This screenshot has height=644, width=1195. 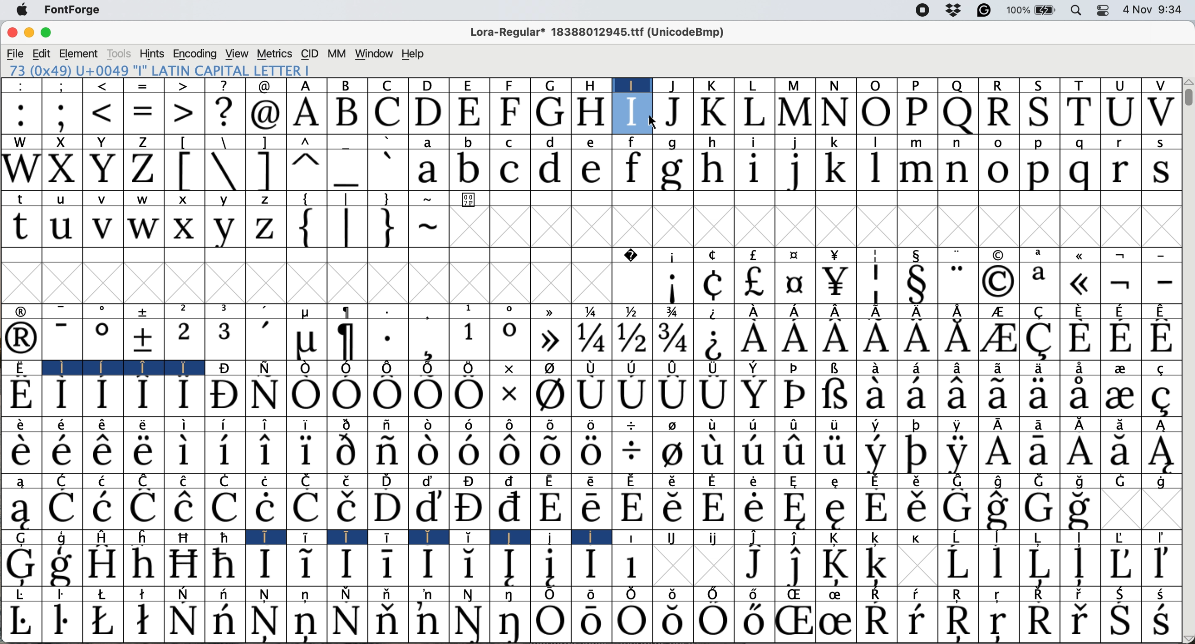 I want to click on Symbol, so click(x=715, y=623).